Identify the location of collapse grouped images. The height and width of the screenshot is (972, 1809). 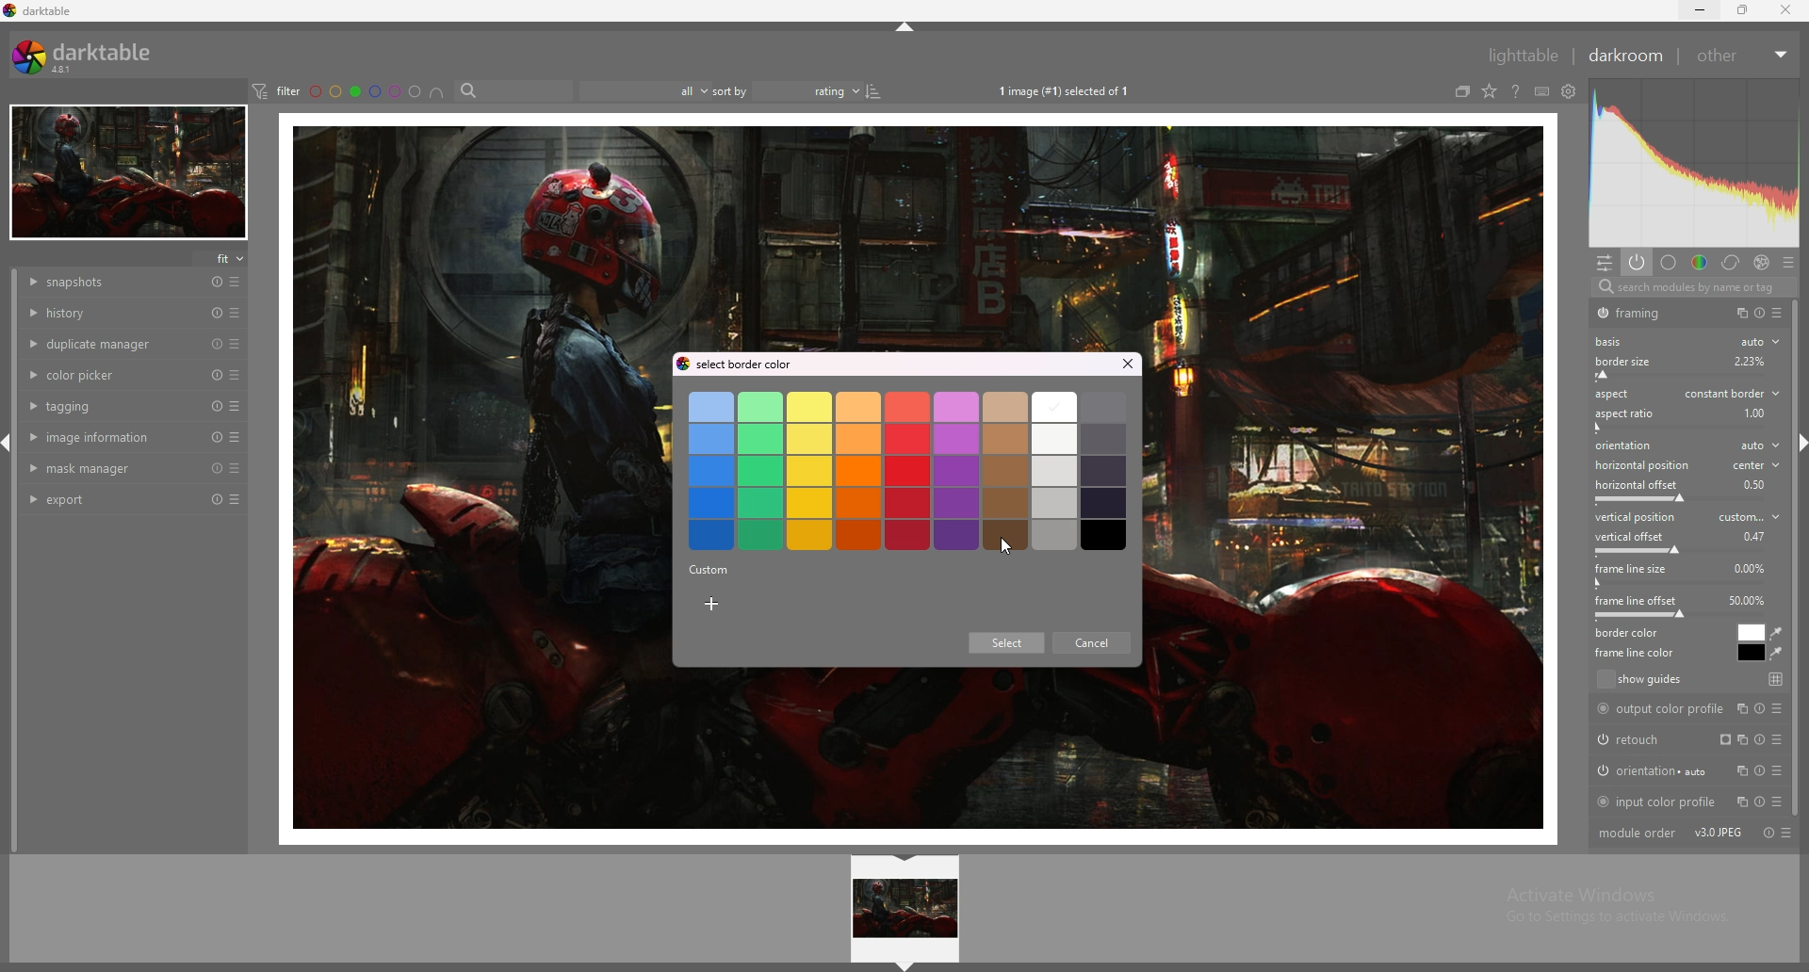
(1462, 92).